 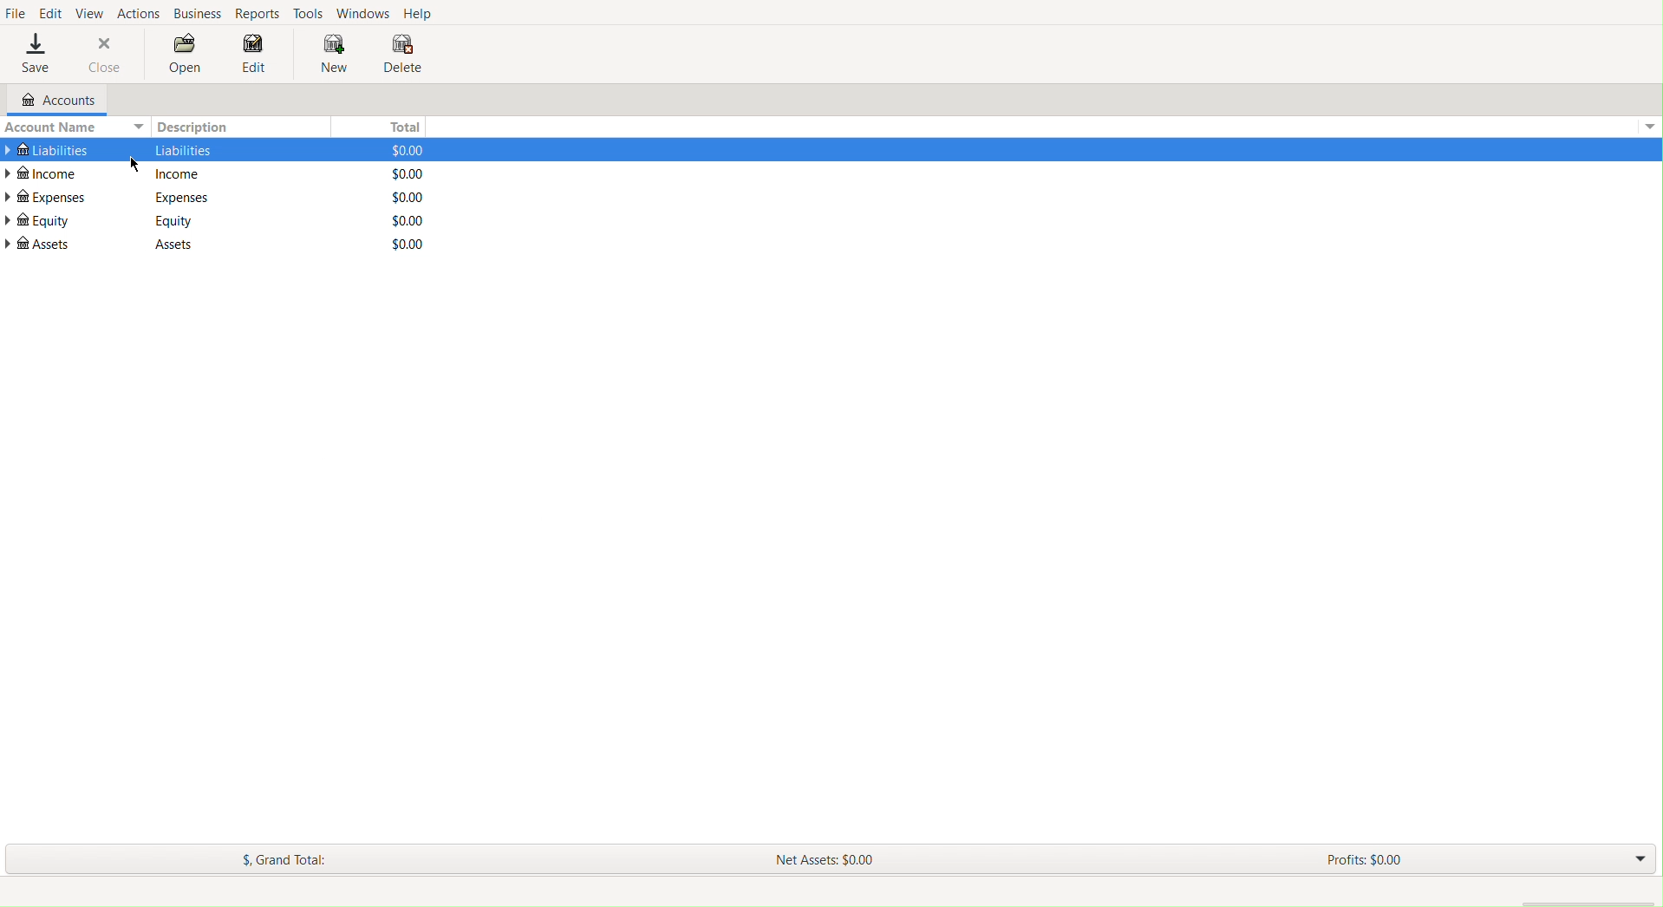 What do you see at coordinates (400, 149) in the screenshot?
I see `$0.00` at bounding box center [400, 149].